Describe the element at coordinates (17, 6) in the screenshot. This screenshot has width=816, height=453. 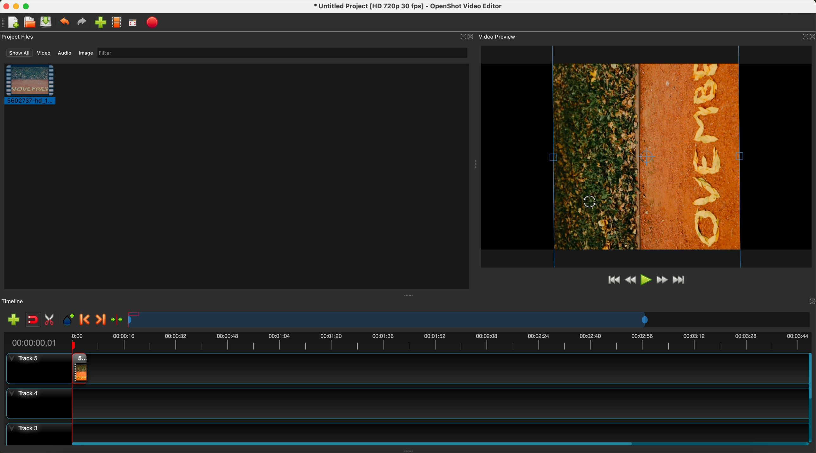
I see `minimize` at that location.